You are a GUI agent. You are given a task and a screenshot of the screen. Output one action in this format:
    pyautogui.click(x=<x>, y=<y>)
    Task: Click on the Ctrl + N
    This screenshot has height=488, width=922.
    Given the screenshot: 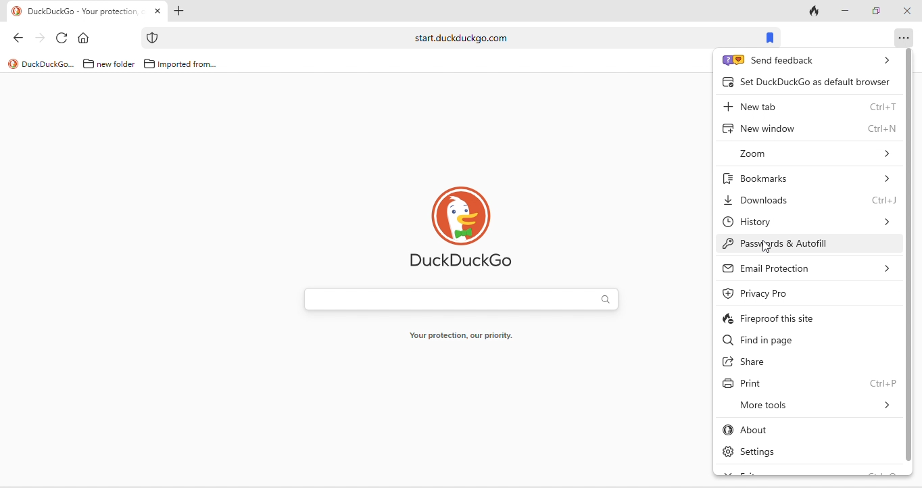 What is the action you would take?
    pyautogui.click(x=883, y=129)
    